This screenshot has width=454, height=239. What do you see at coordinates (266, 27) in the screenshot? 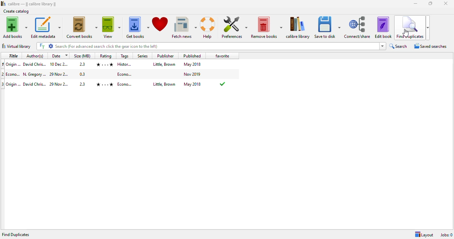
I see `remove books` at bounding box center [266, 27].